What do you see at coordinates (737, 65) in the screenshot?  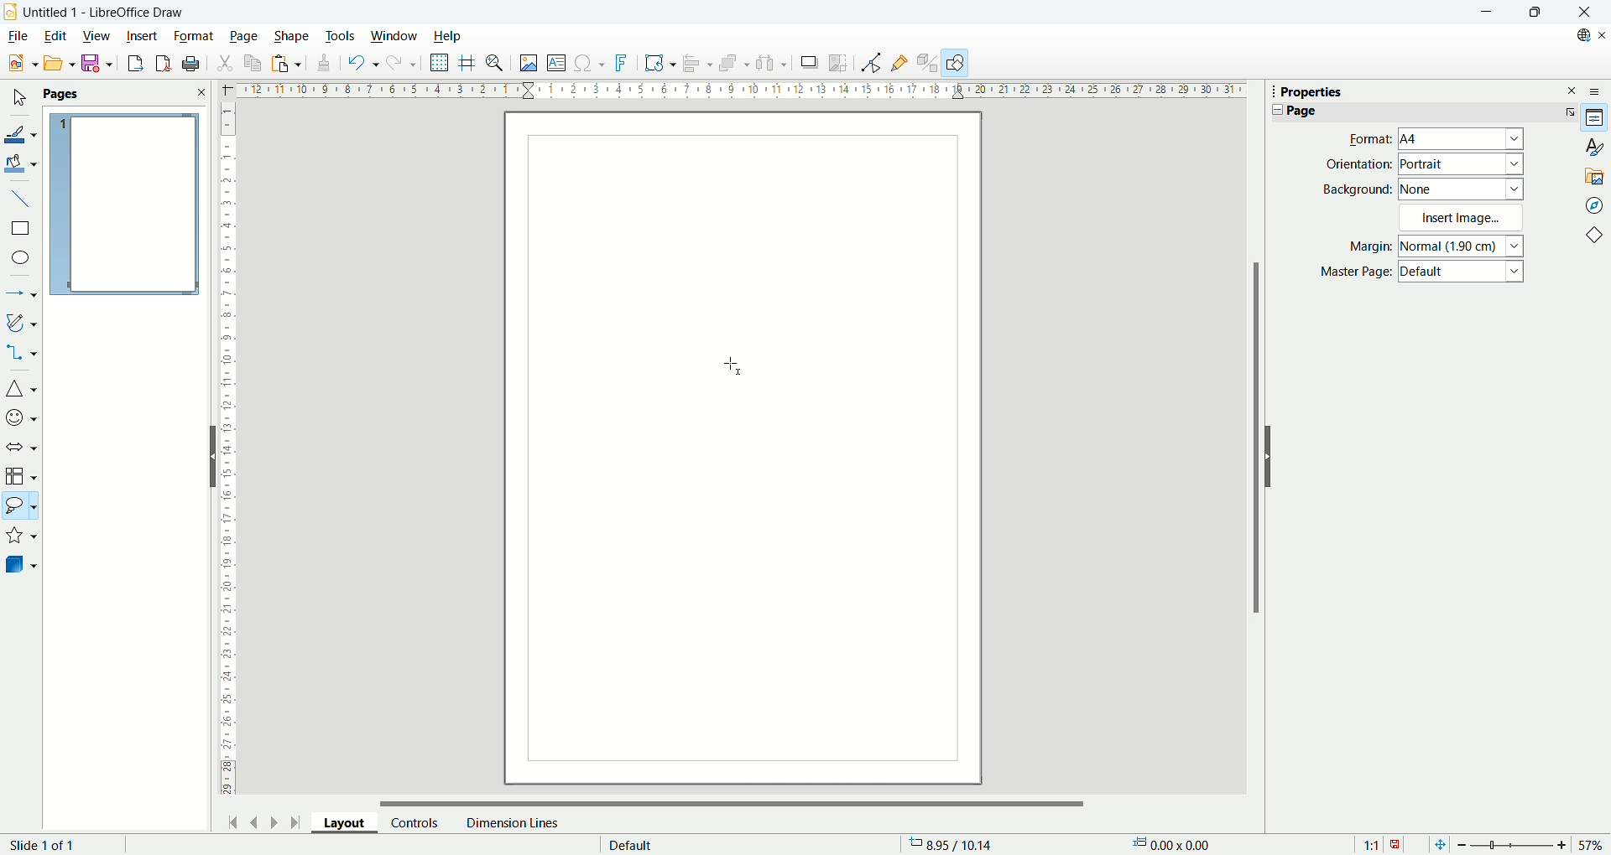 I see `arrange` at bounding box center [737, 65].